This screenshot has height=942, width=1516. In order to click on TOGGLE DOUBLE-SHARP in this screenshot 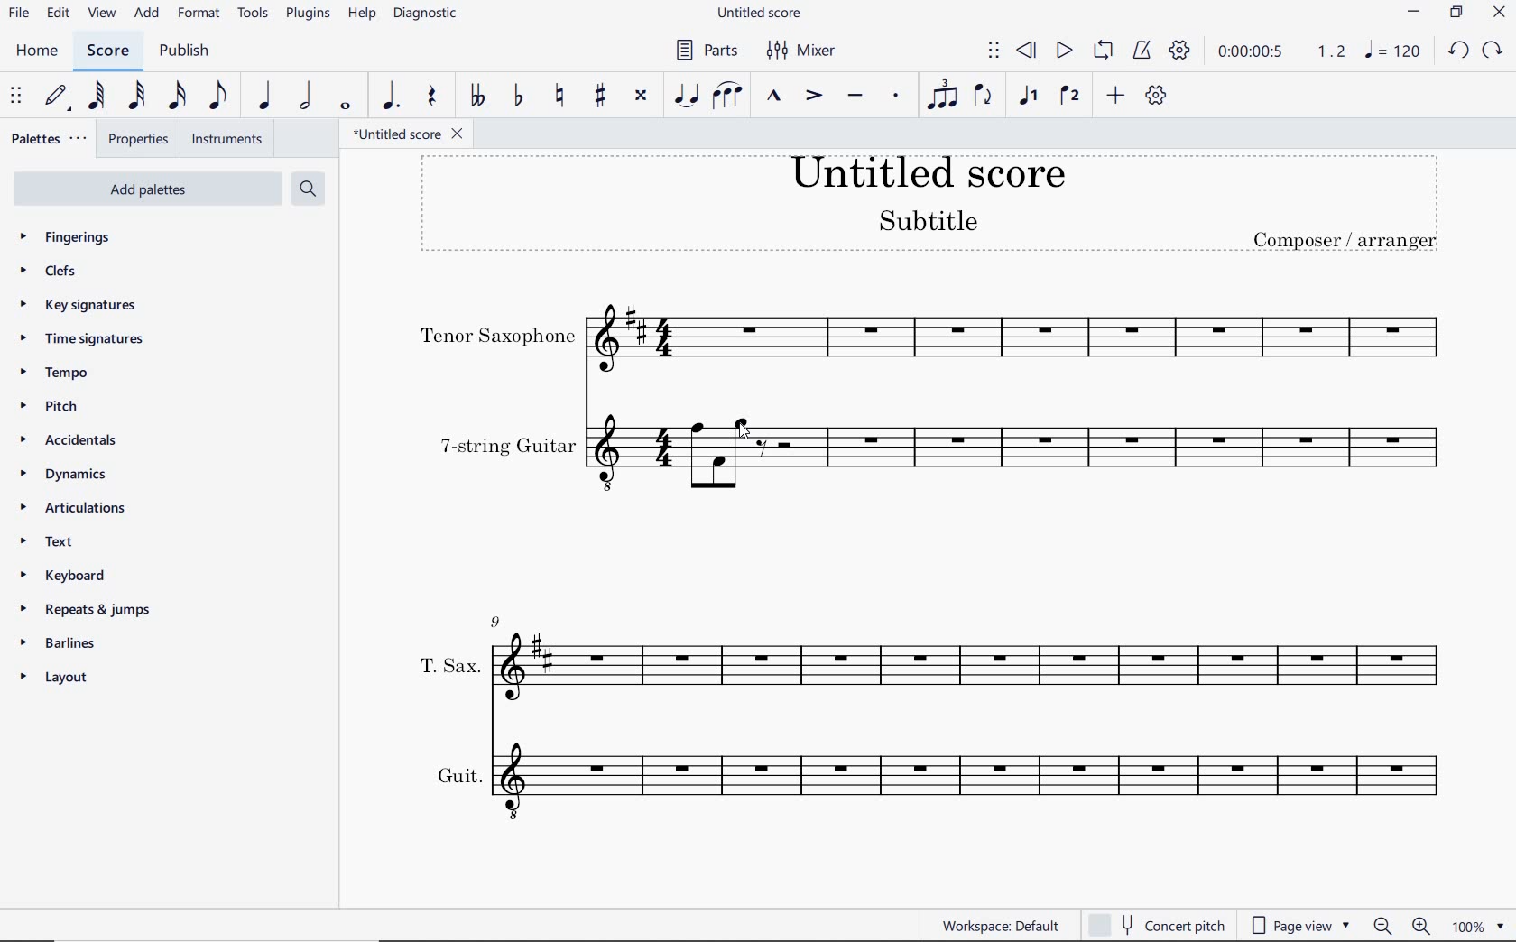, I will do `click(642, 95)`.